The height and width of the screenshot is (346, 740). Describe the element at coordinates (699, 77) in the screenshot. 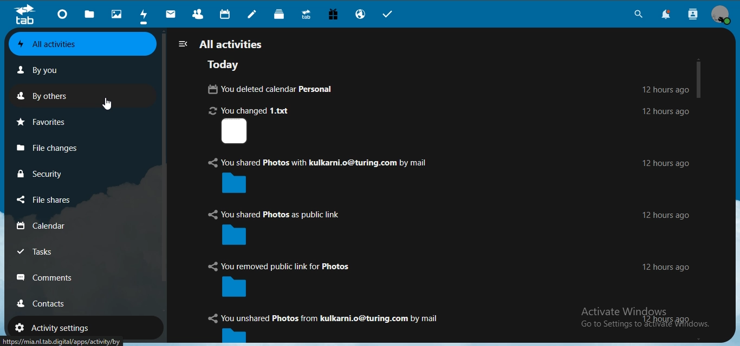

I see `scrollbar` at that location.